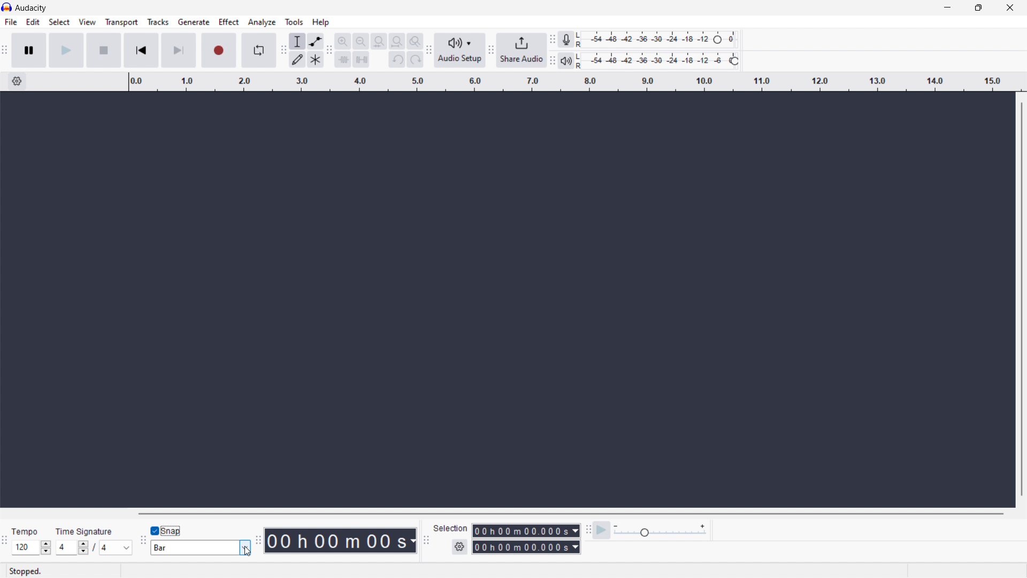 The image size is (1027, 578). I want to click on selection tool, so click(296, 41).